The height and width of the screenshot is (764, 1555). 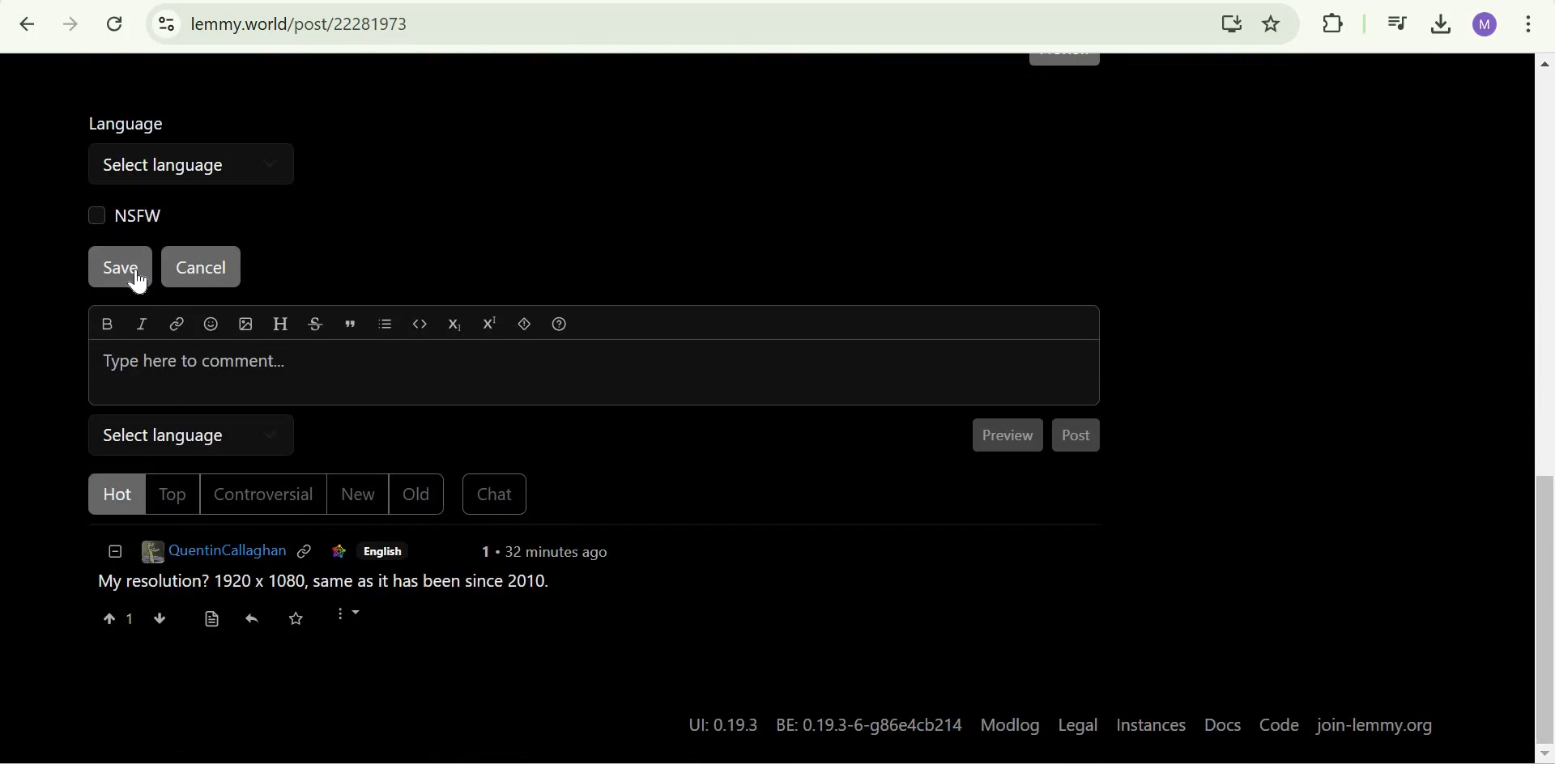 What do you see at coordinates (718, 724) in the screenshot?
I see `UI: 0.19.3` at bounding box center [718, 724].